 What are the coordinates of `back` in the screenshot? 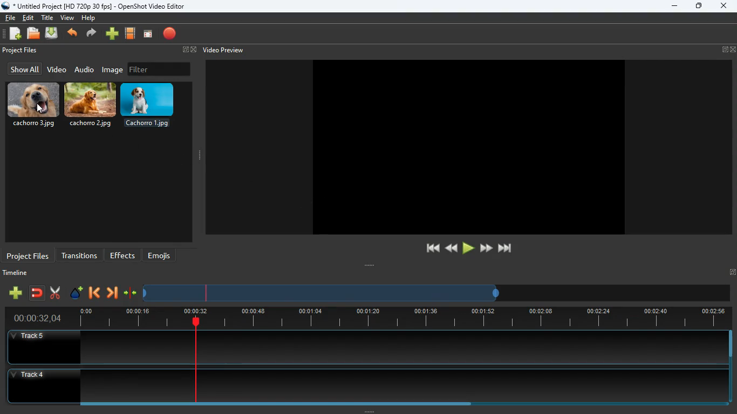 It's located at (73, 34).